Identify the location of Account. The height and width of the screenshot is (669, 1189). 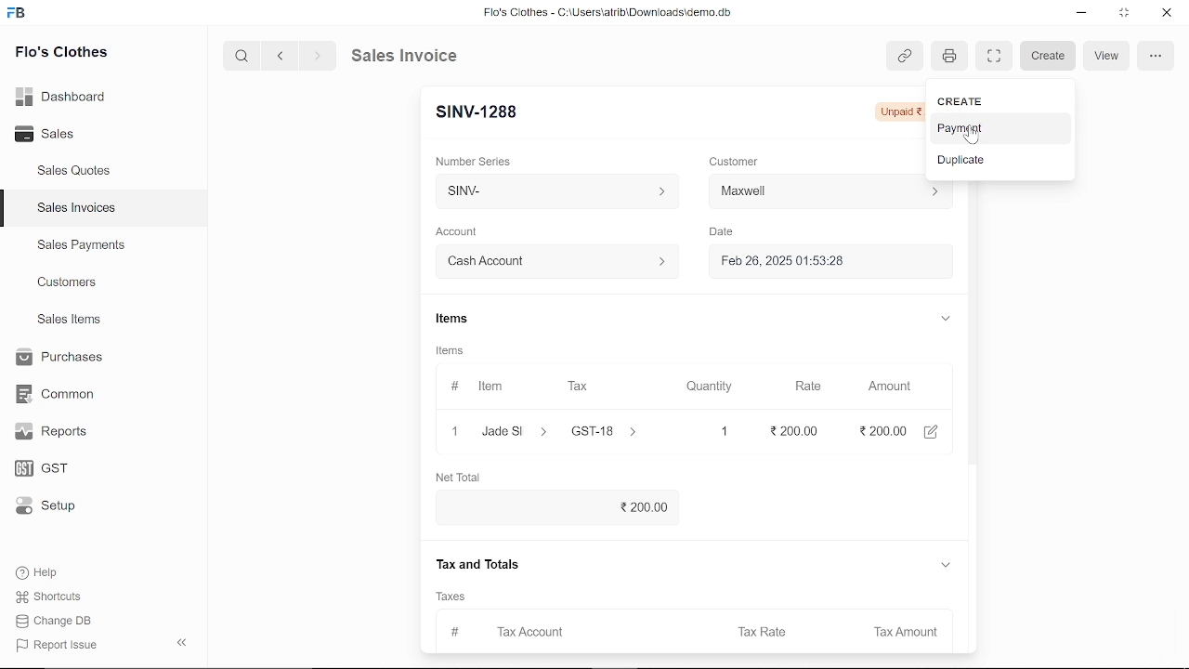
(462, 232).